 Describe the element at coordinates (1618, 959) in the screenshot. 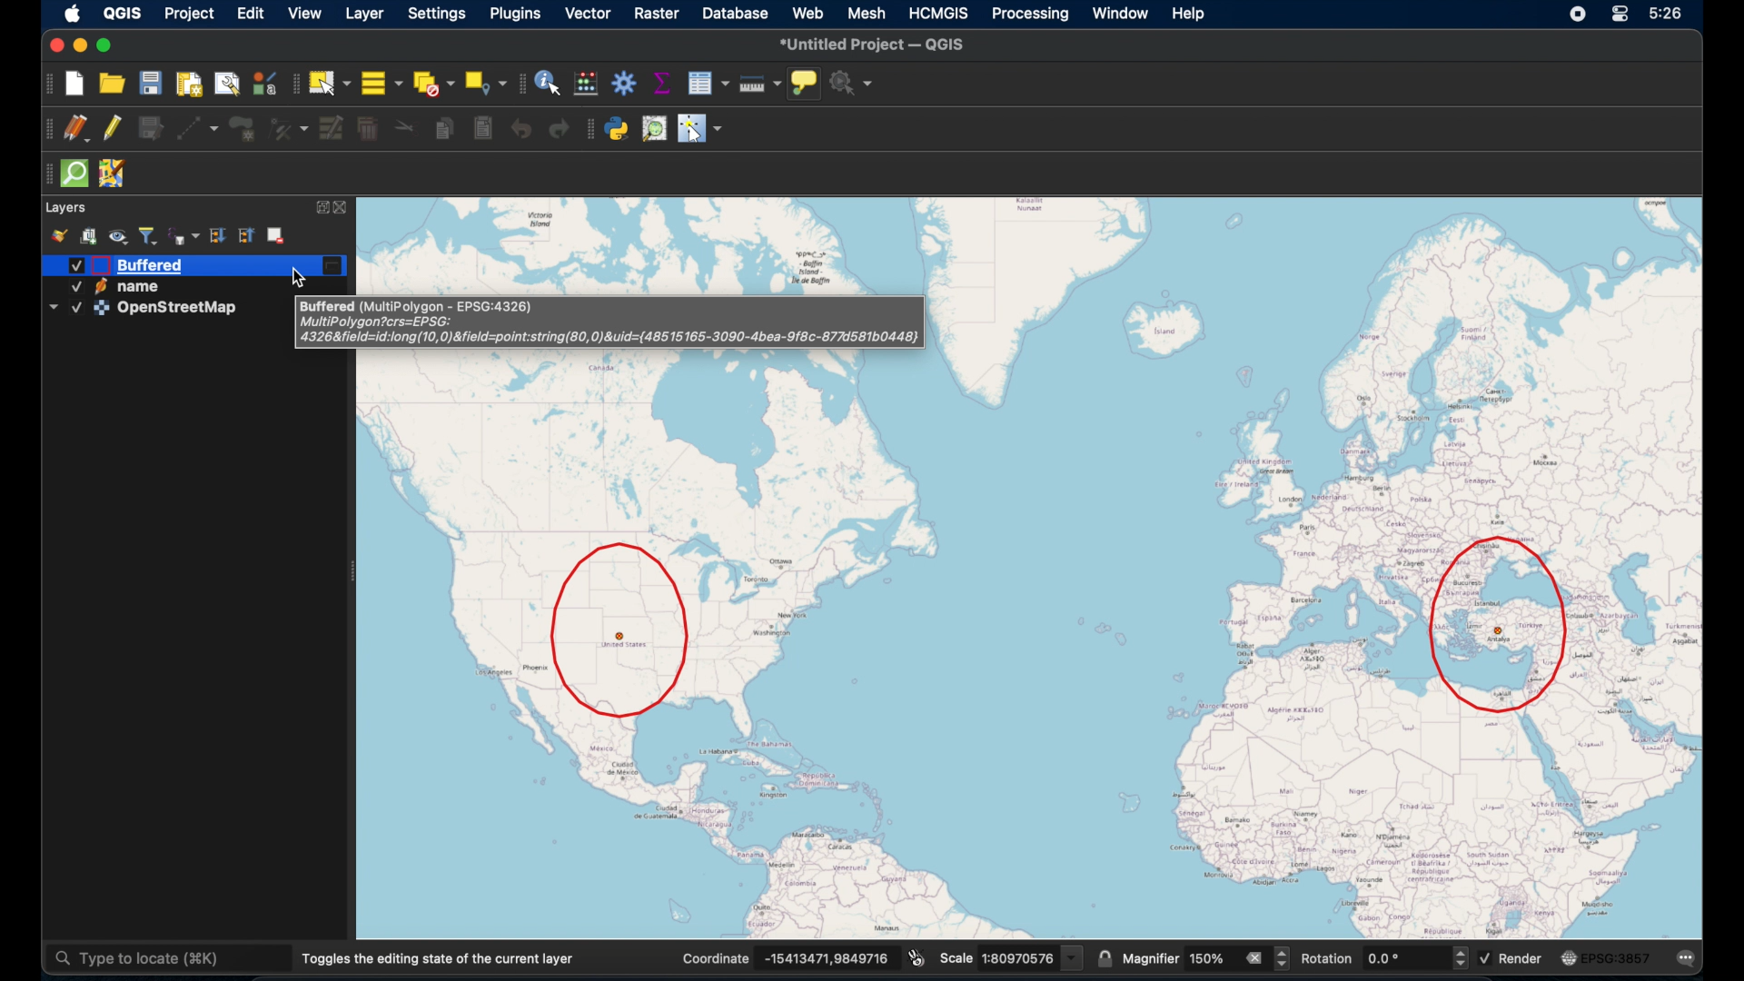

I see `EPSG:3875` at that location.